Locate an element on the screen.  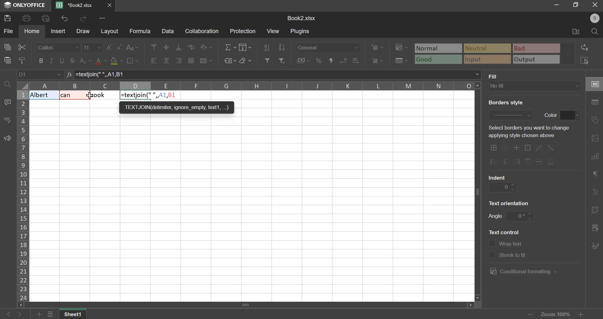
add filter is located at coordinates (266, 60).